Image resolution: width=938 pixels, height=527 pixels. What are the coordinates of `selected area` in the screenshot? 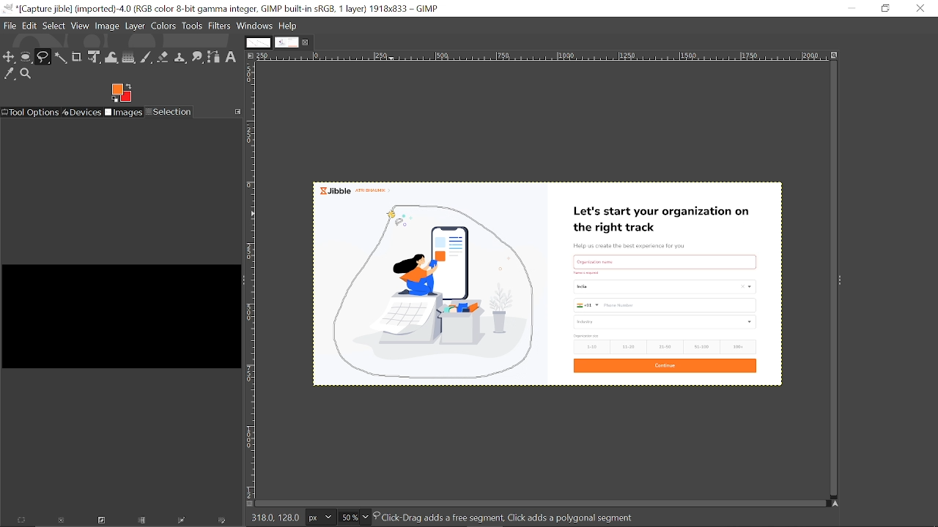 It's located at (435, 291).